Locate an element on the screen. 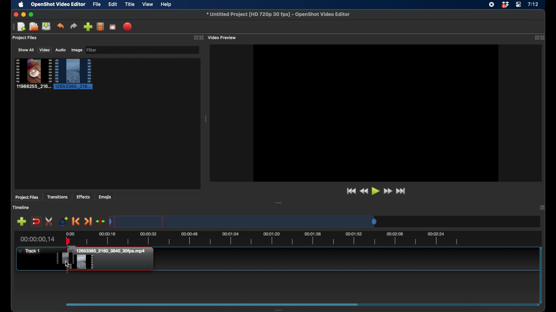  playhead is located at coordinates (68, 244).